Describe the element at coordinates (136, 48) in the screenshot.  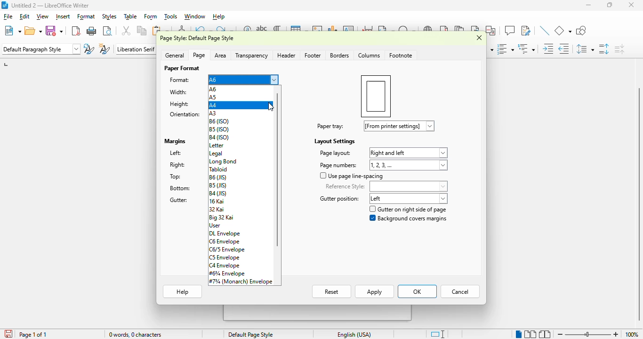
I see `font name` at that location.